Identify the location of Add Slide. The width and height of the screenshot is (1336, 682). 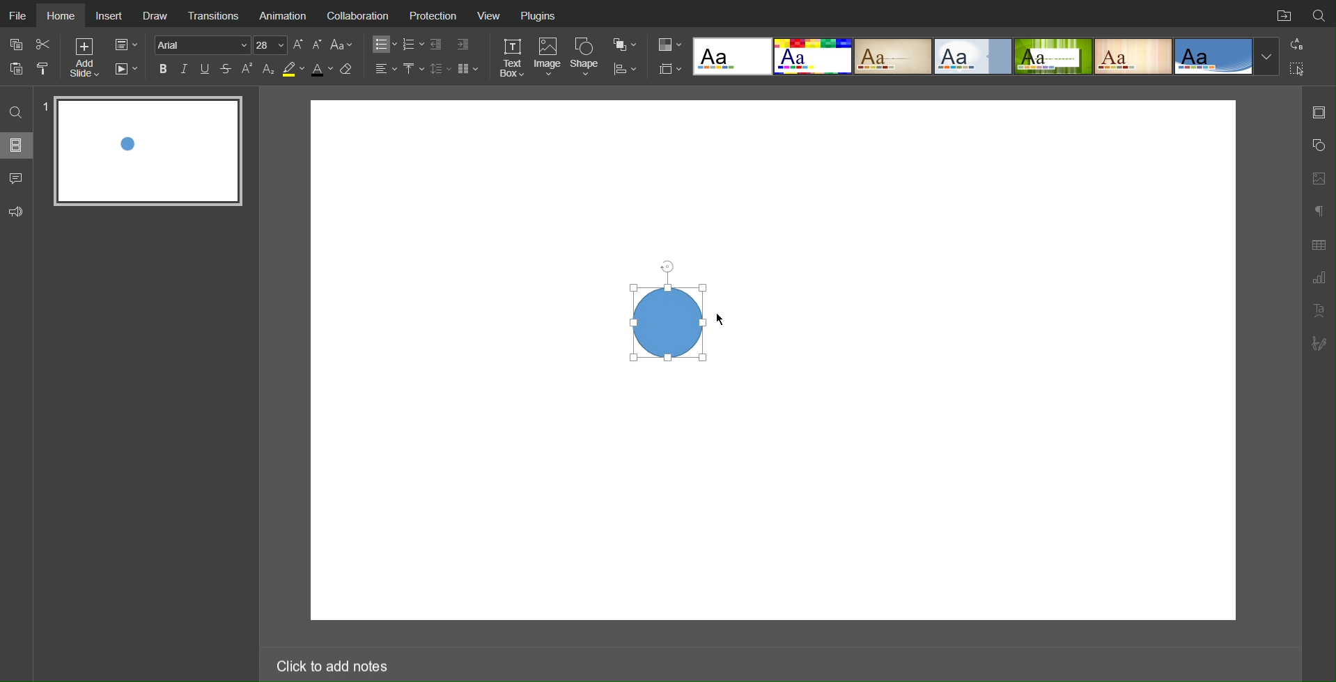
(84, 60).